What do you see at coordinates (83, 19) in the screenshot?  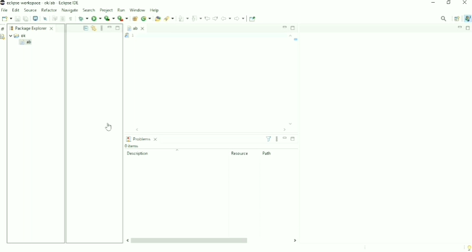 I see `Debug` at bounding box center [83, 19].